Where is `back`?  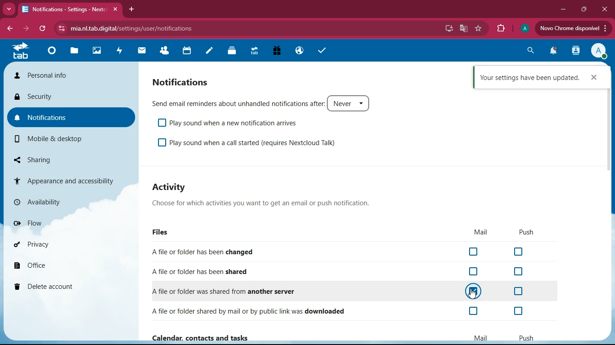 back is located at coordinates (9, 29).